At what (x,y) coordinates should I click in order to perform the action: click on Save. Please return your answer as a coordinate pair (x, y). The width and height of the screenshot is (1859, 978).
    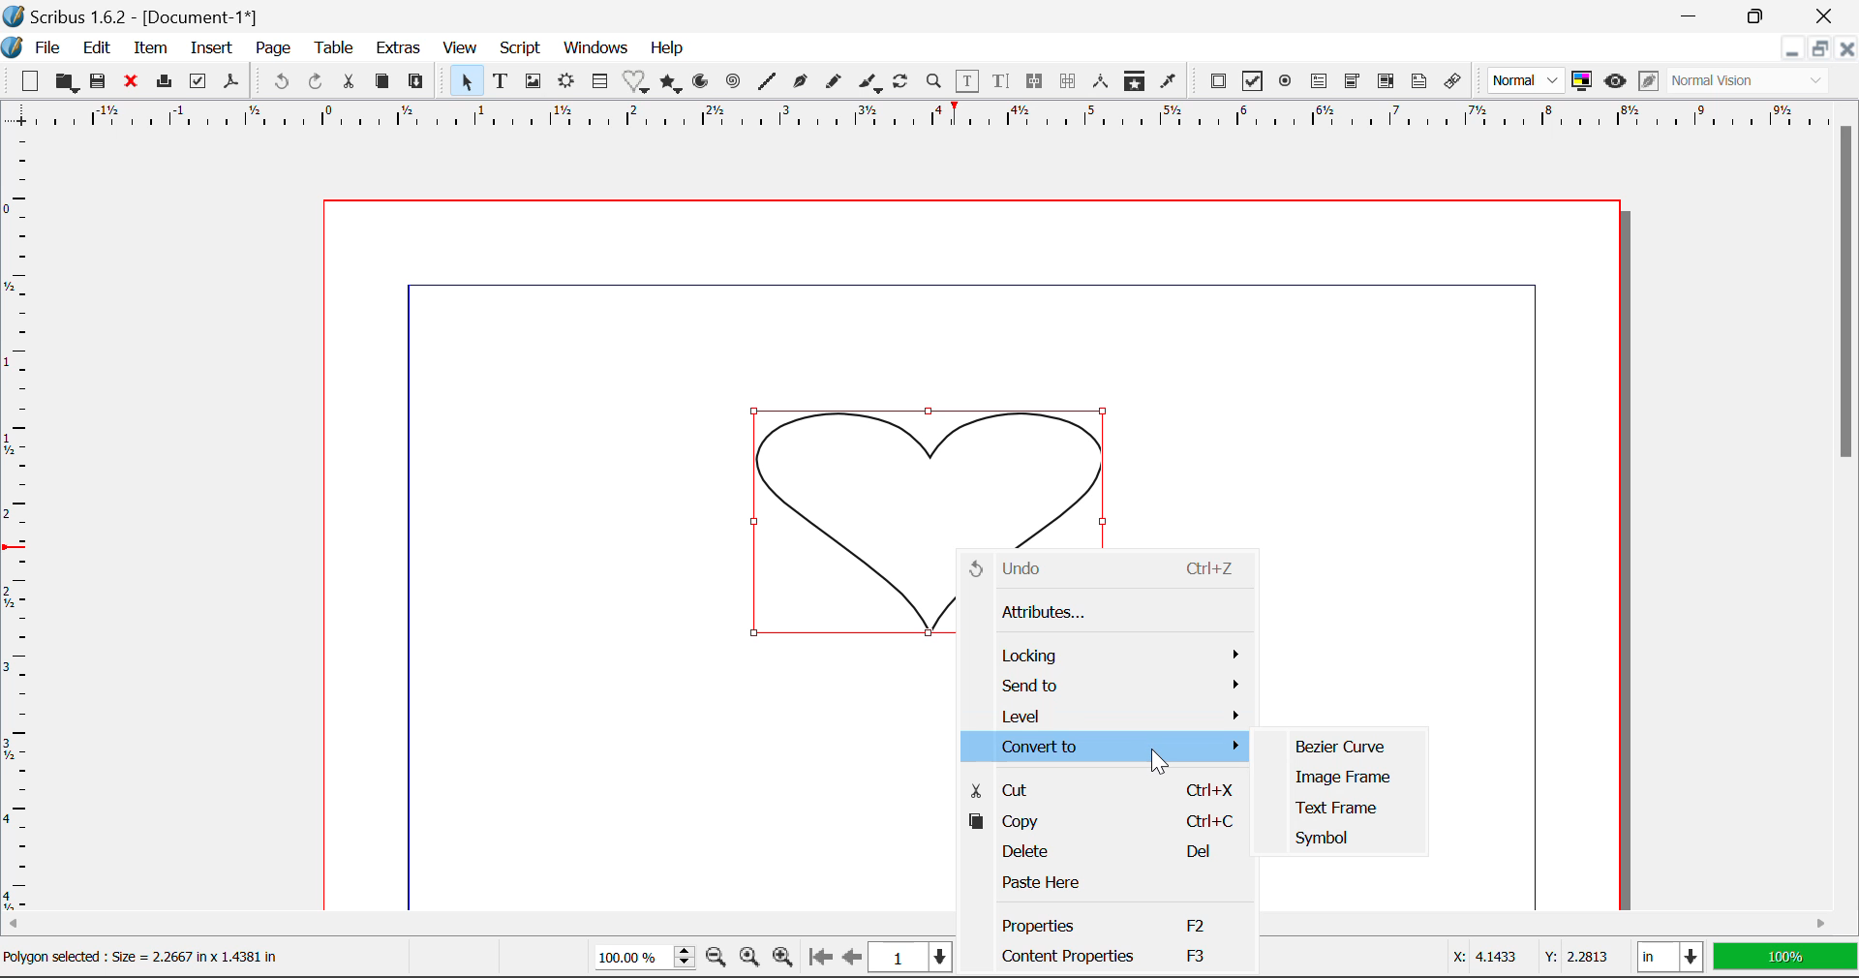
    Looking at the image, I should click on (104, 84).